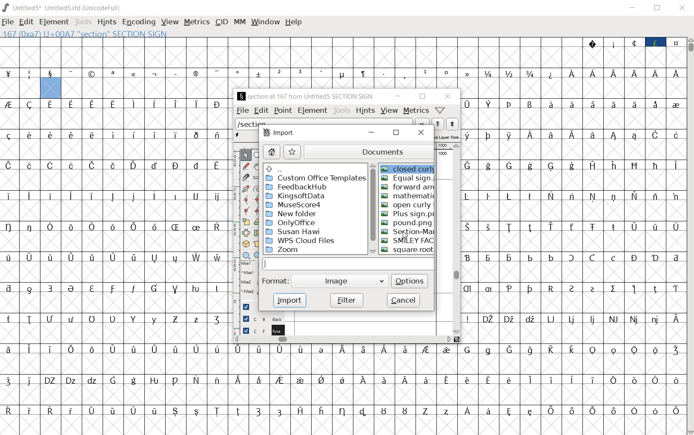 This screenshot has width=694, height=435. What do you see at coordinates (280, 134) in the screenshot?
I see `import` at bounding box center [280, 134].